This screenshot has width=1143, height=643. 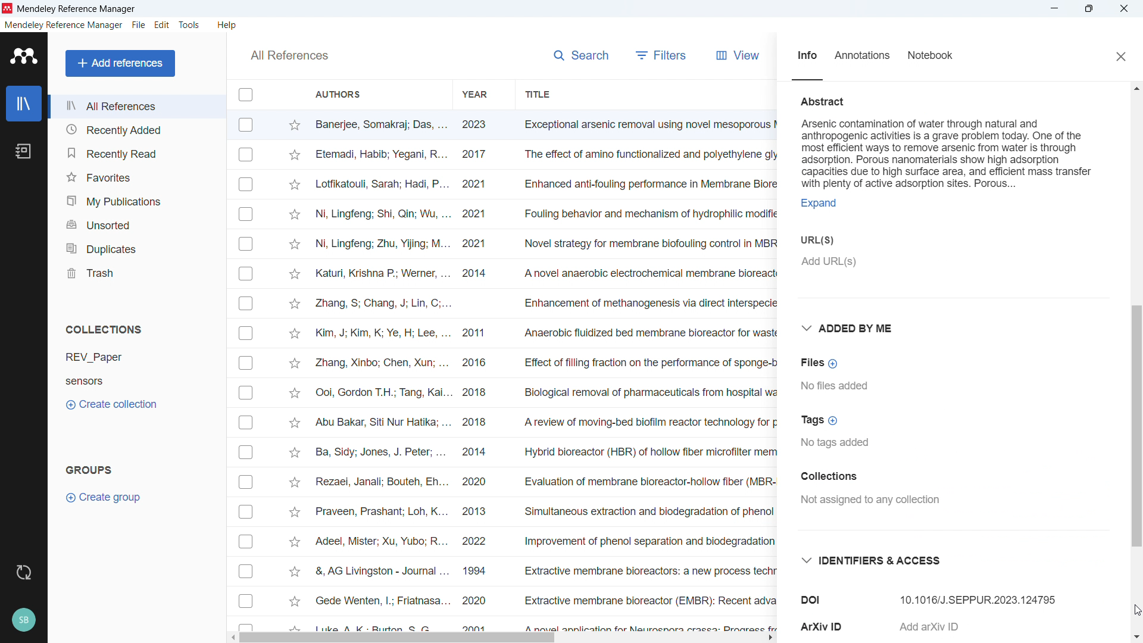 What do you see at coordinates (108, 497) in the screenshot?
I see `create group` at bounding box center [108, 497].